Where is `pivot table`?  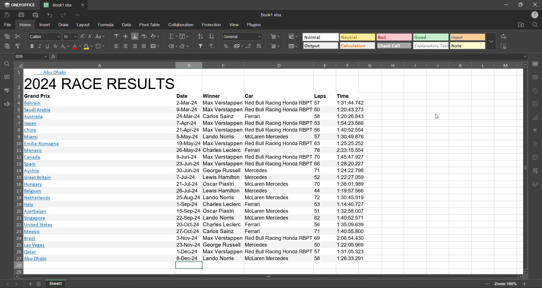 pivot table is located at coordinates (537, 158).